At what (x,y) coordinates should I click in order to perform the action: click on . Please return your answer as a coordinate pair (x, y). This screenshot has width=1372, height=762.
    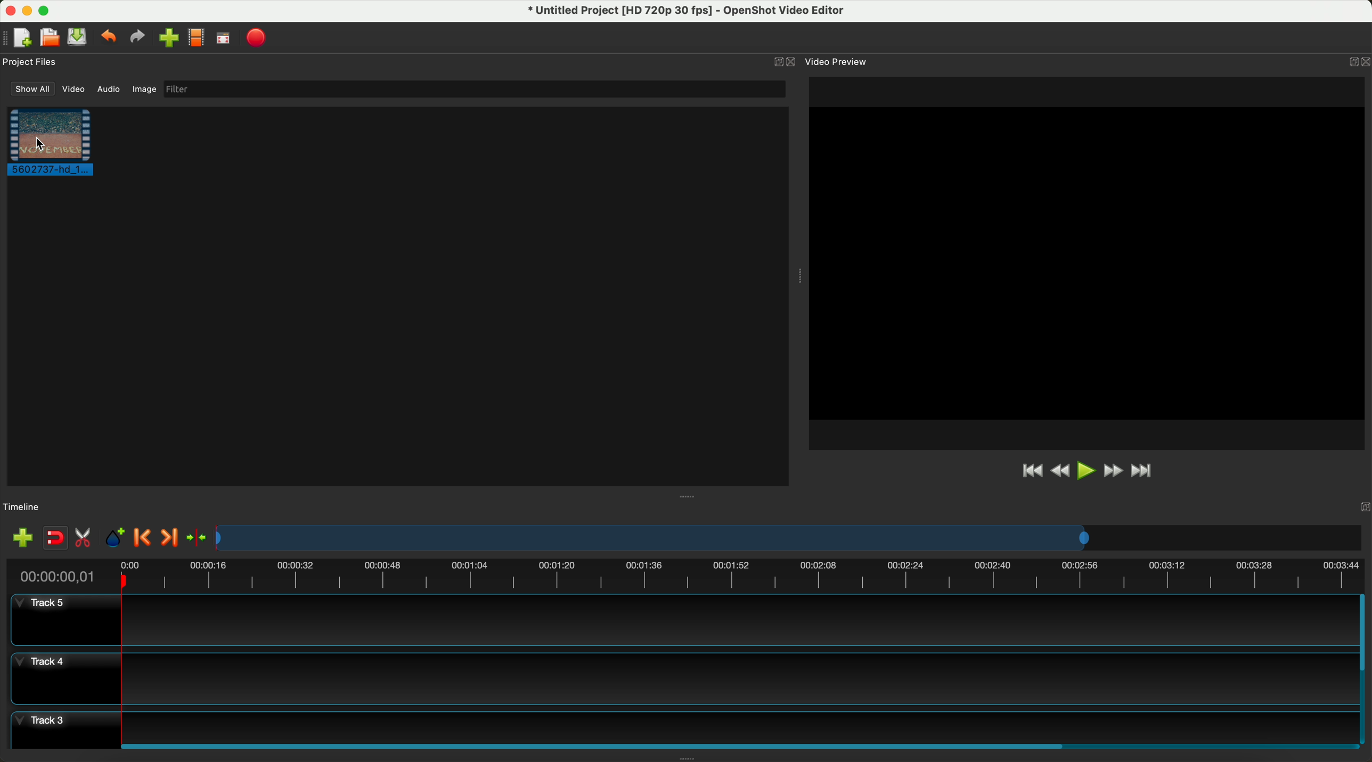
    Looking at the image, I should click on (689, 495).